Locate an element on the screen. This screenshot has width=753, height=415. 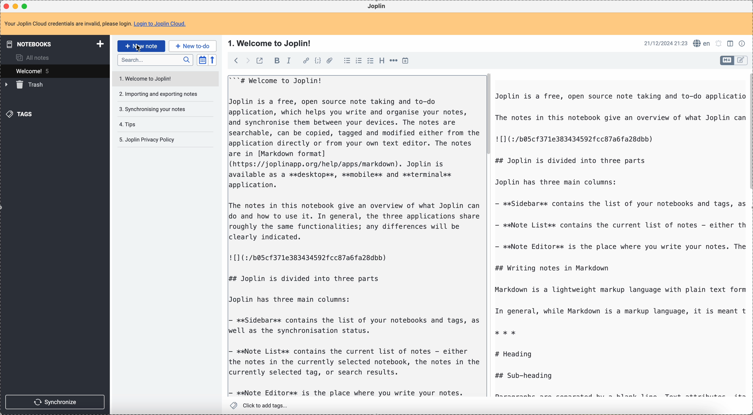
attach file is located at coordinates (329, 61).